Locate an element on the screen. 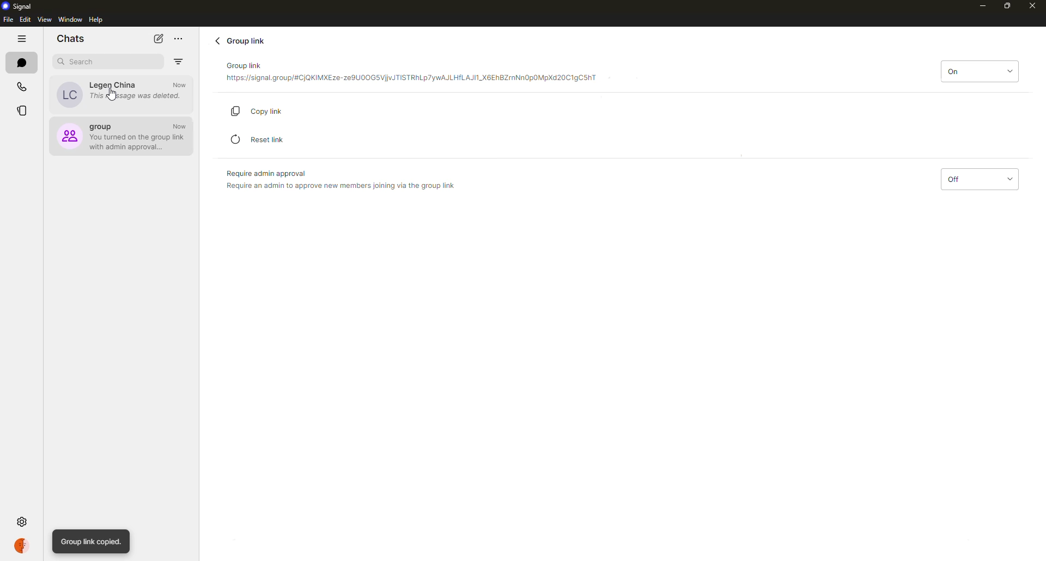  group link is located at coordinates (242, 40).